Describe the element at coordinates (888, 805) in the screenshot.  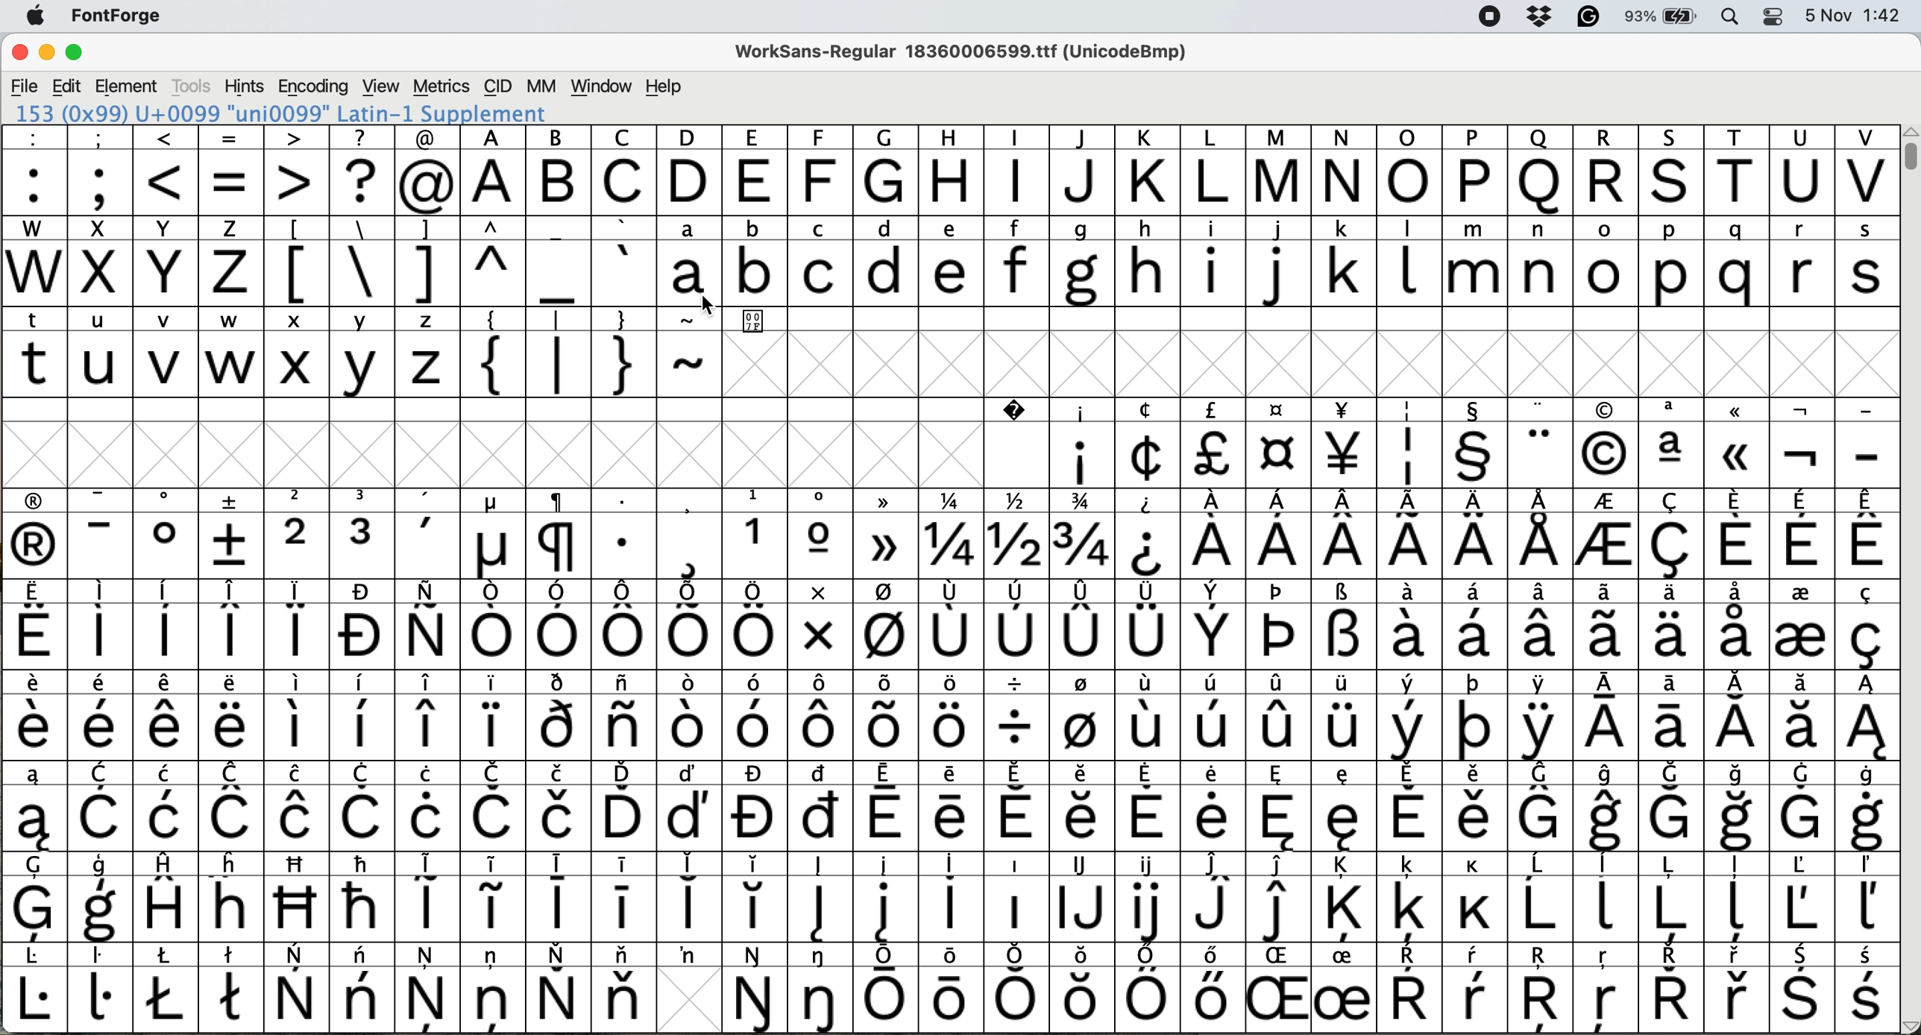
I see `symbol` at that location.